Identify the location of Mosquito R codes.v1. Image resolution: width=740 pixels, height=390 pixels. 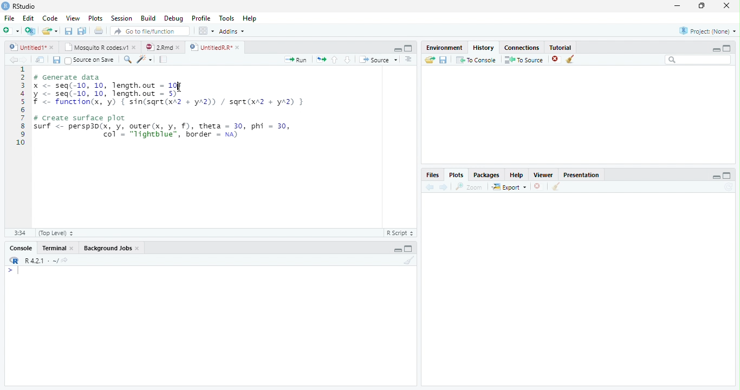
(95, 47).